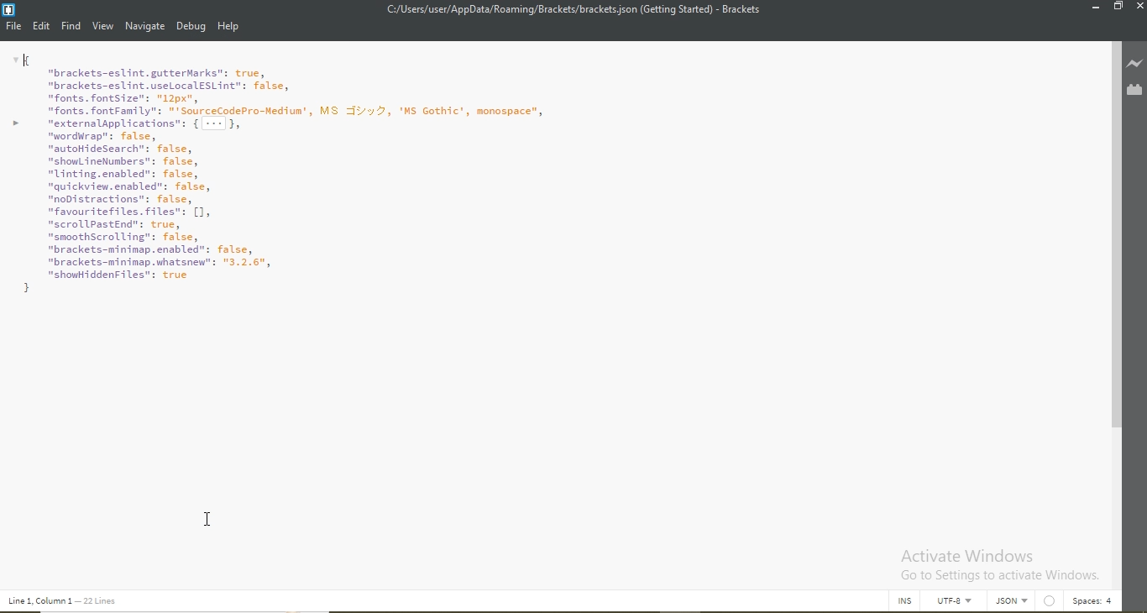  Describe the element at coordinates (998, 564) in the screenshot. I see `Activate Windows` at that location.